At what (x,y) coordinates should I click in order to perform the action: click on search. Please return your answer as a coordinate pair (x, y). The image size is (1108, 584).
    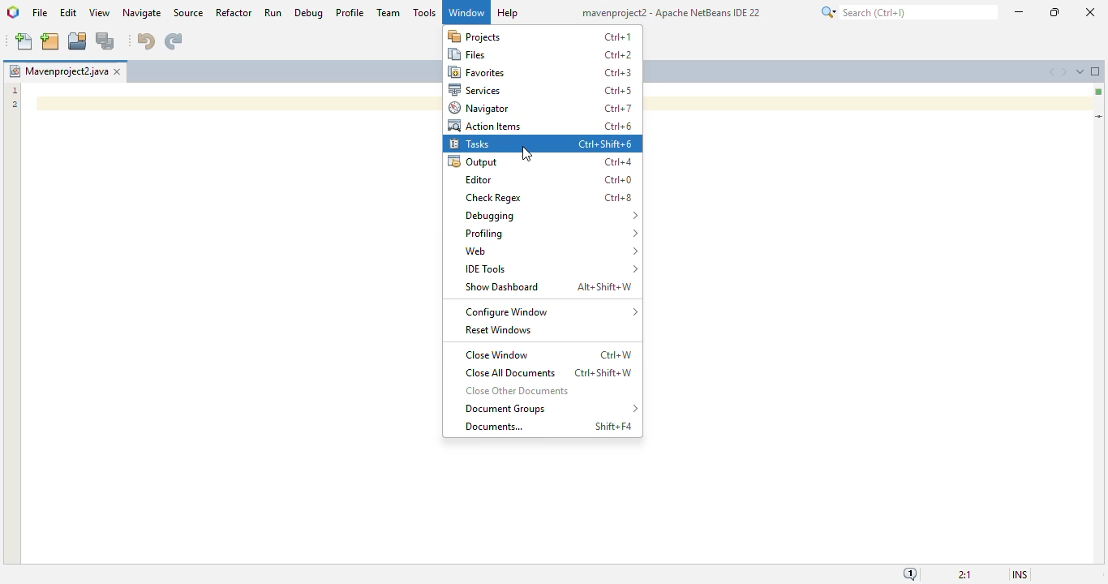
    Looking at the image, I should click on (907, 12).